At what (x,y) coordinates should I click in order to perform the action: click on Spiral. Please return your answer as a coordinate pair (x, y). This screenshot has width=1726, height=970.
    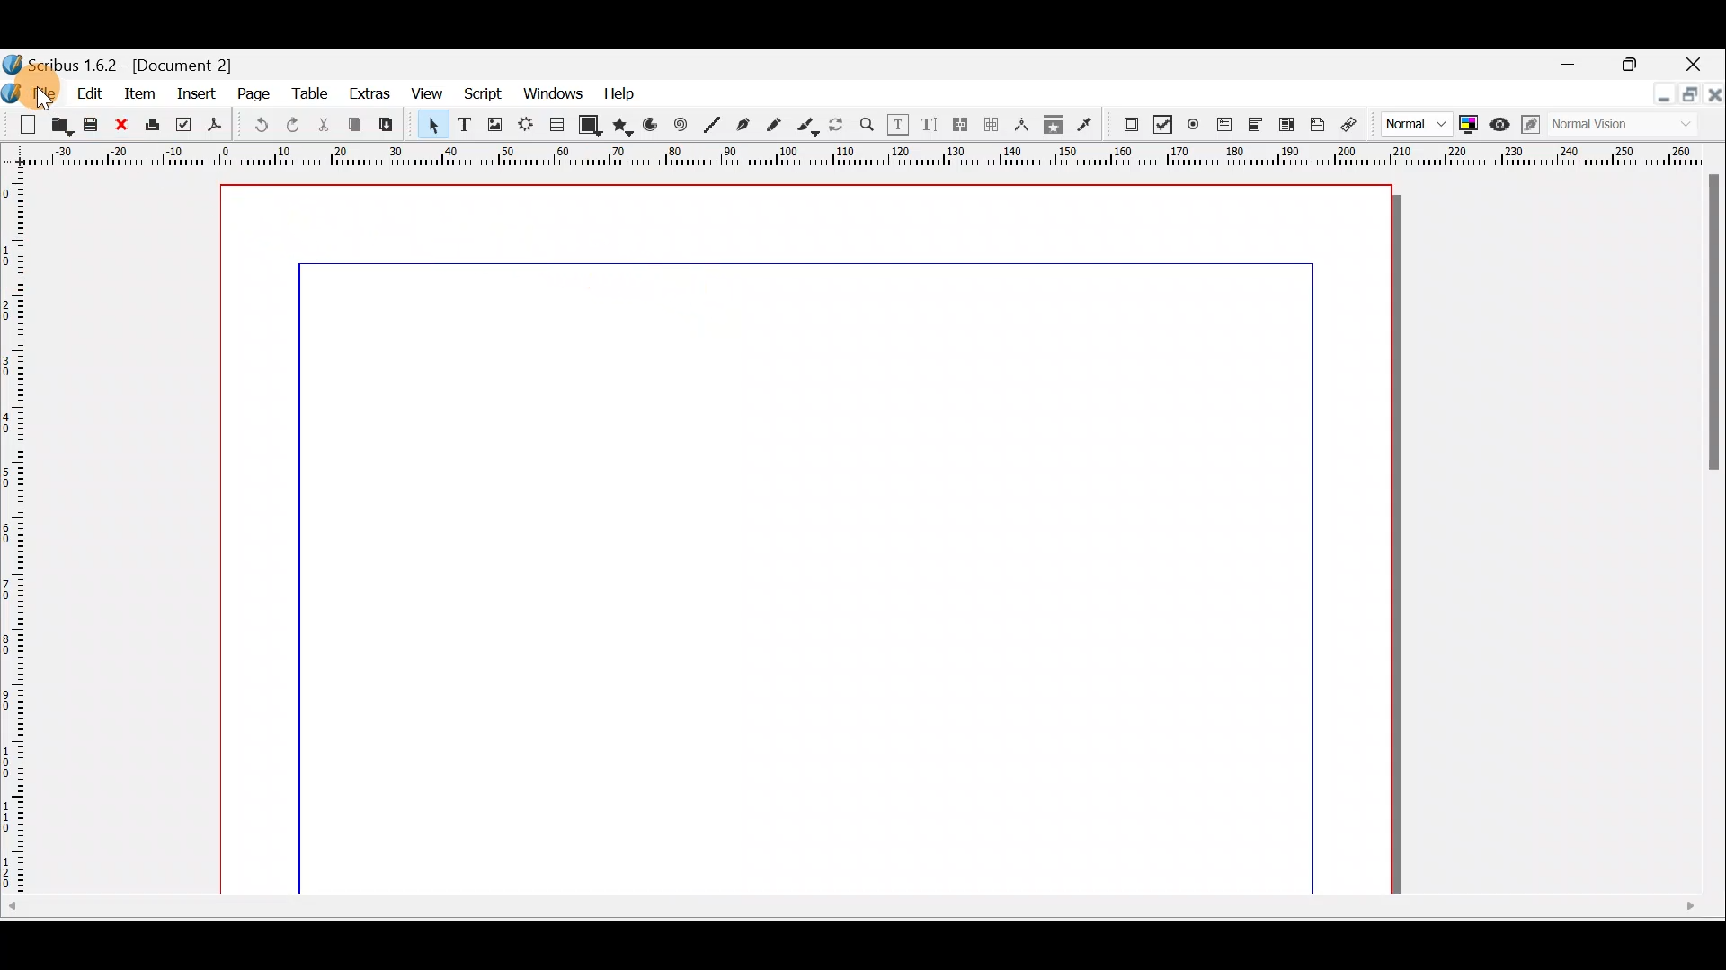
    Looking at the image, I should click on (681, 124).